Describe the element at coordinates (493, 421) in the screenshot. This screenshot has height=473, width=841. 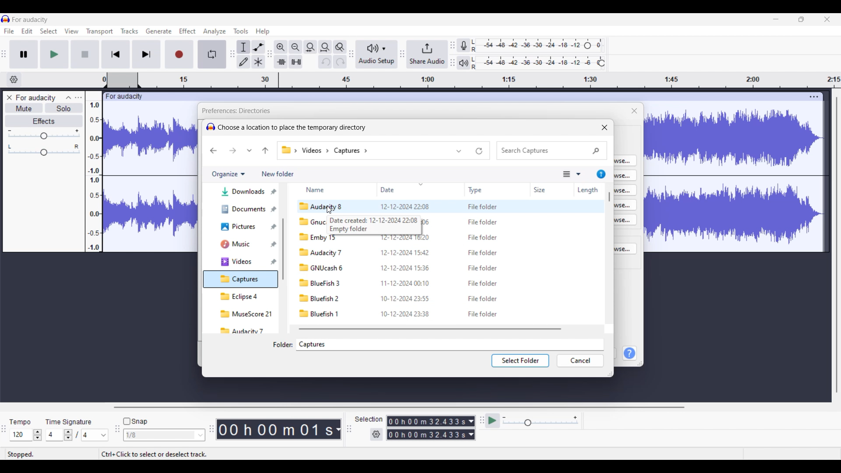
I see `Play at speed/Play at speed once` at that location.